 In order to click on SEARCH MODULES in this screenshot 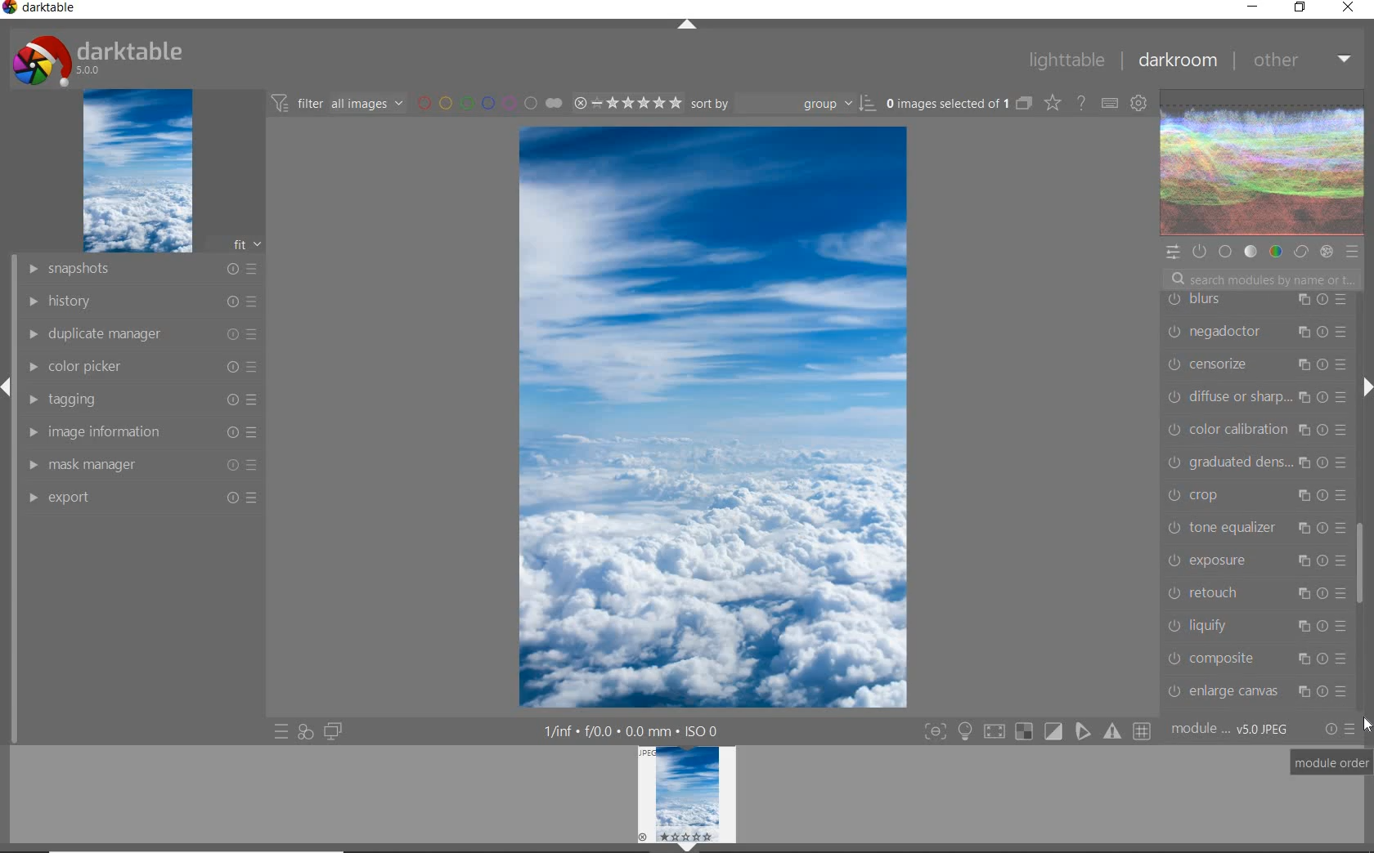, I will do `click(1262, 279)`.